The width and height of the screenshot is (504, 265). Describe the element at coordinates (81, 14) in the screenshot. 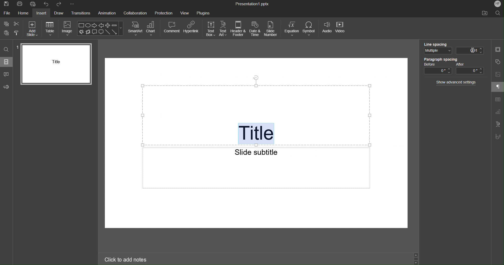

I see `Transitions` at that location.